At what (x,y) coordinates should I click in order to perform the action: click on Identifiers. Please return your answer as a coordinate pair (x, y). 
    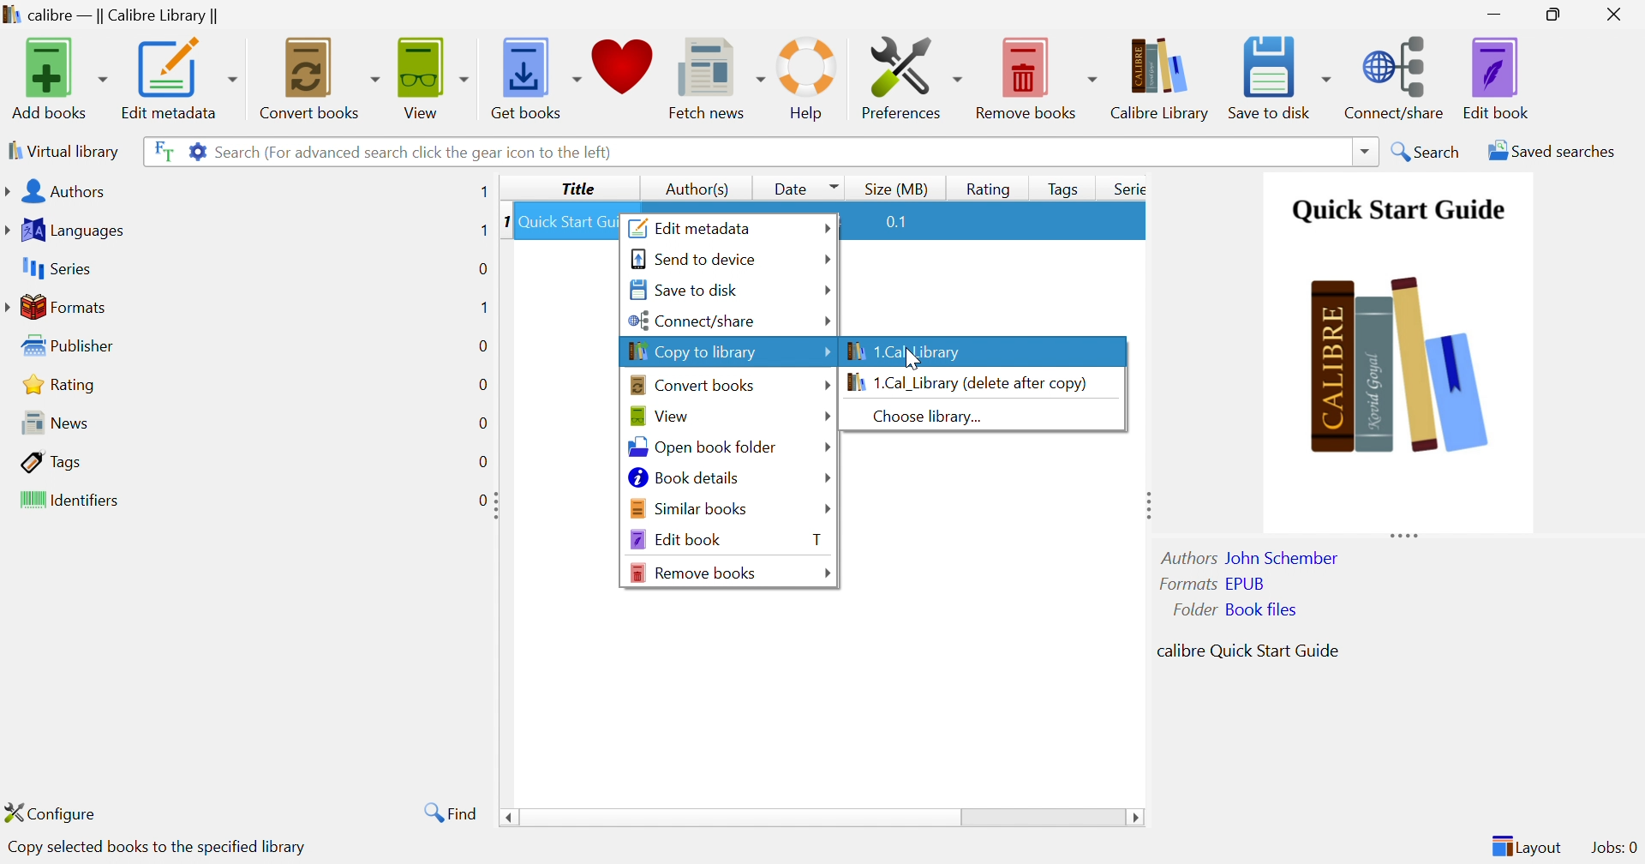
    Looking at the image, I should click on (66, 499).